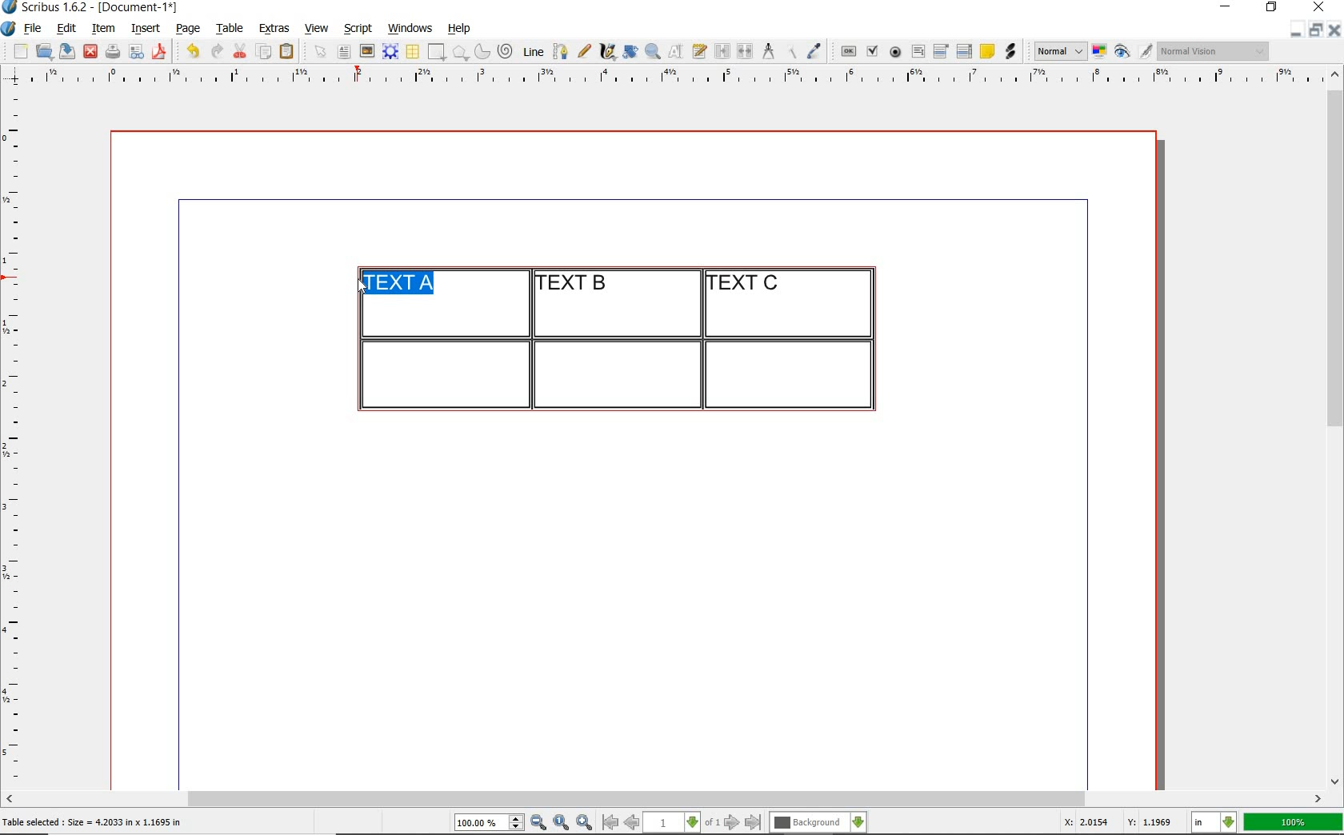 Image resolution: width=1344 pixels, height=835 pixels. Describe the element at coordinates (43, 50) in the screenshot. I see `open` at that location.